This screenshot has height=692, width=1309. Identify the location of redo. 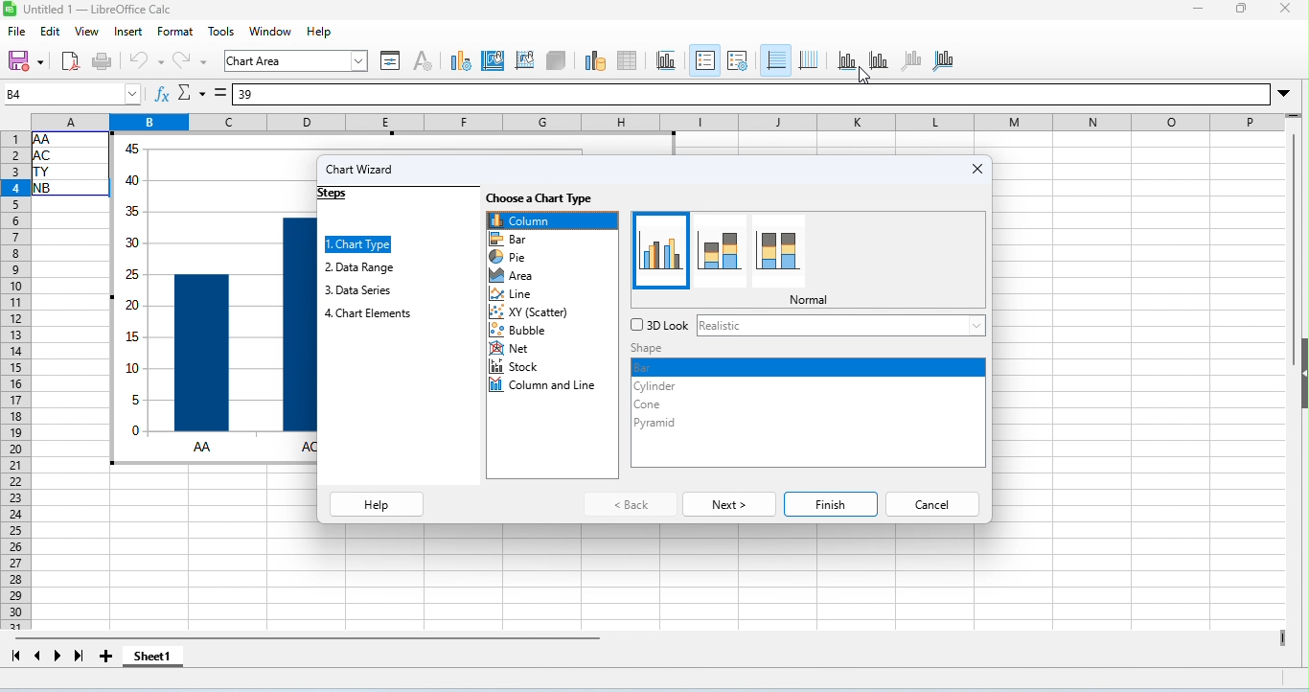
(191, 58).